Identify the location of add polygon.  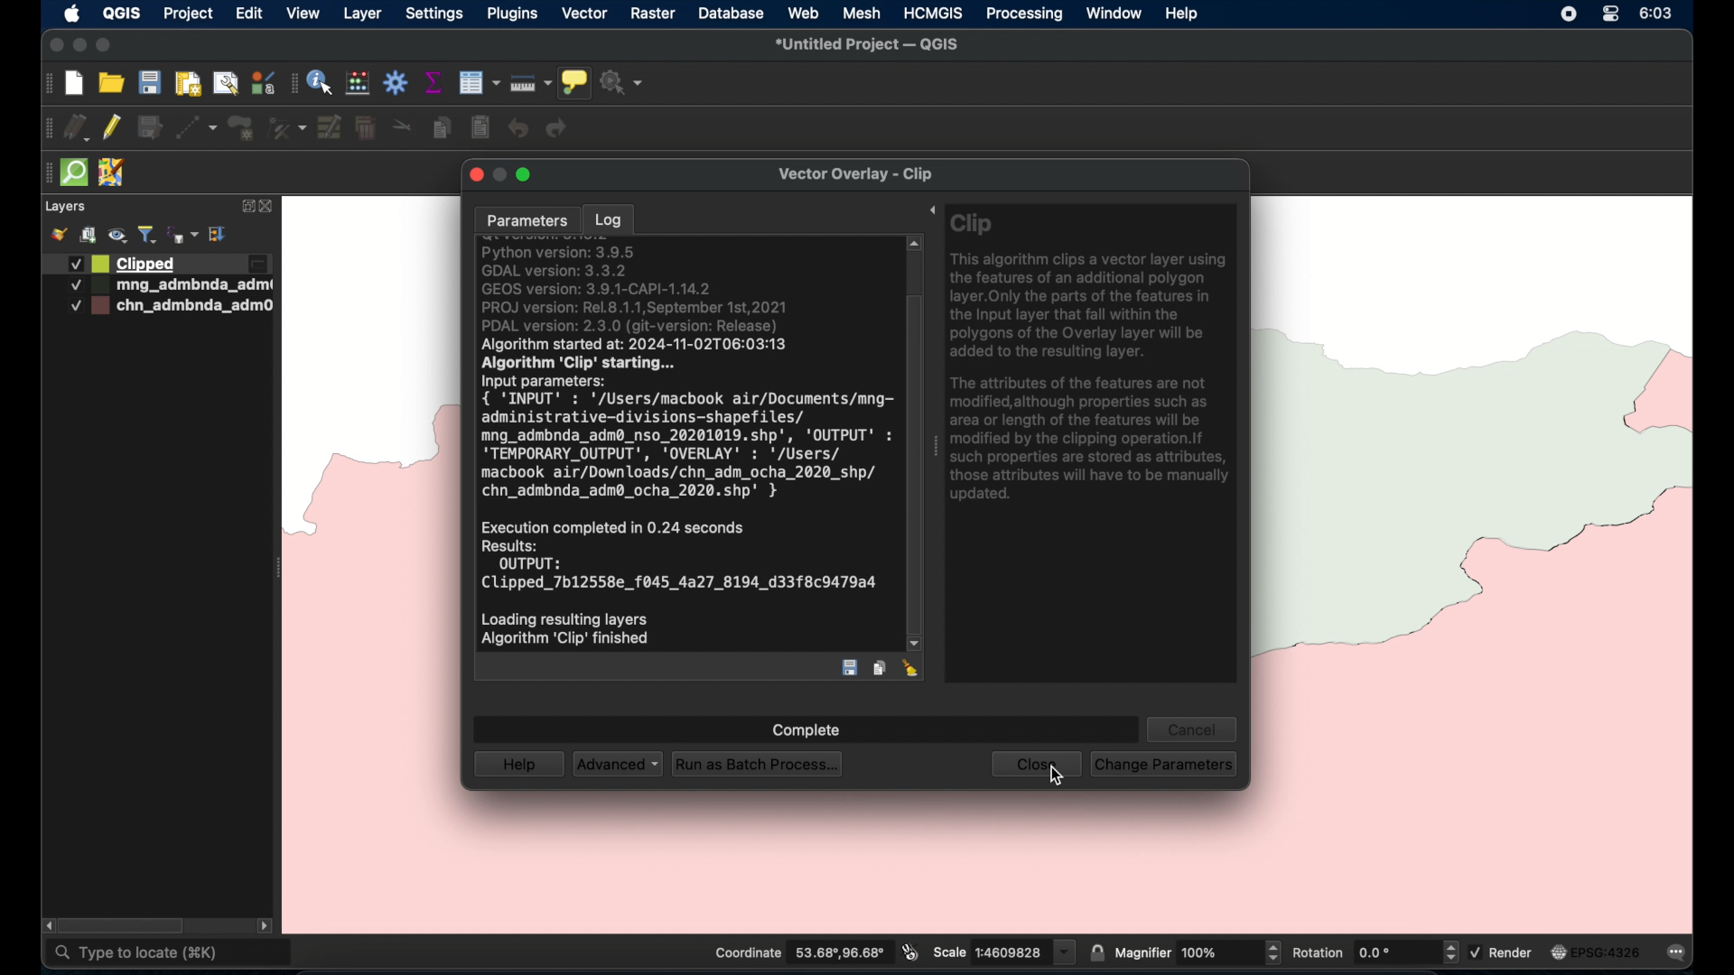
(243, 129).